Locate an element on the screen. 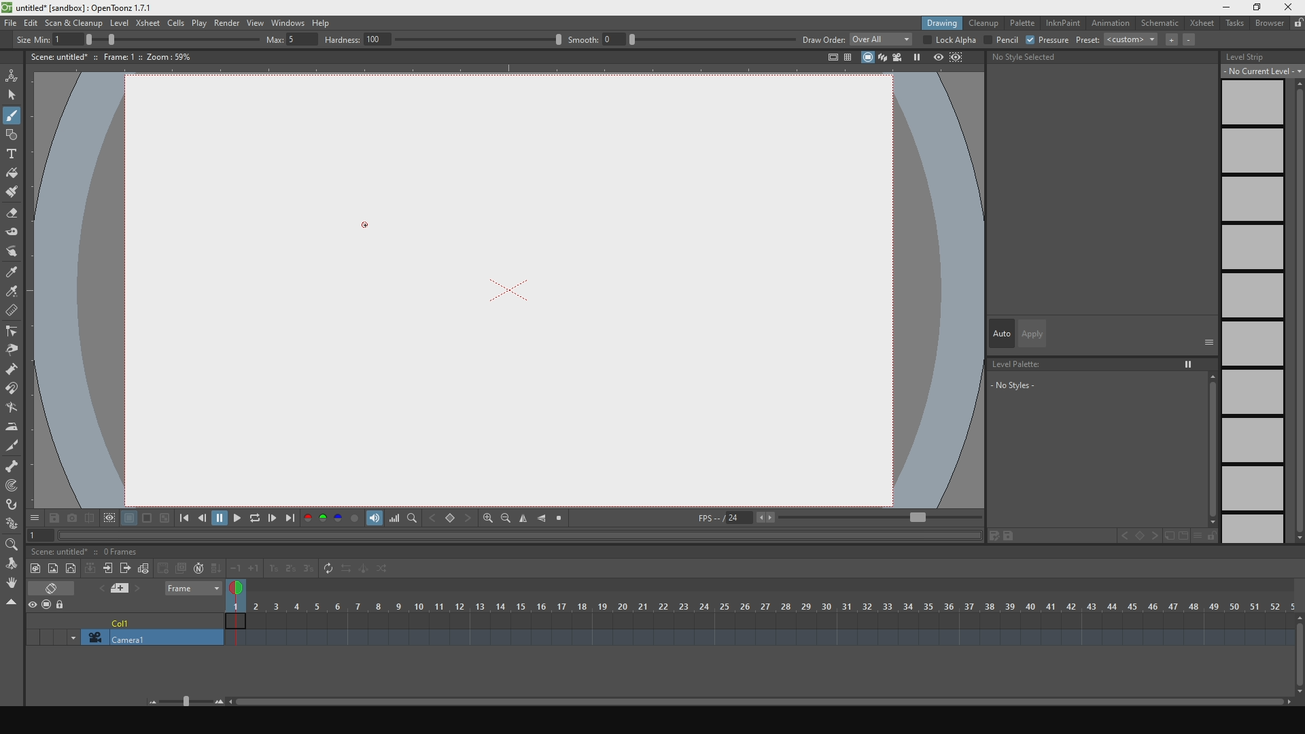 This screenshot has width=1305, height=734. mapping point is located at coordinates (13, 487).